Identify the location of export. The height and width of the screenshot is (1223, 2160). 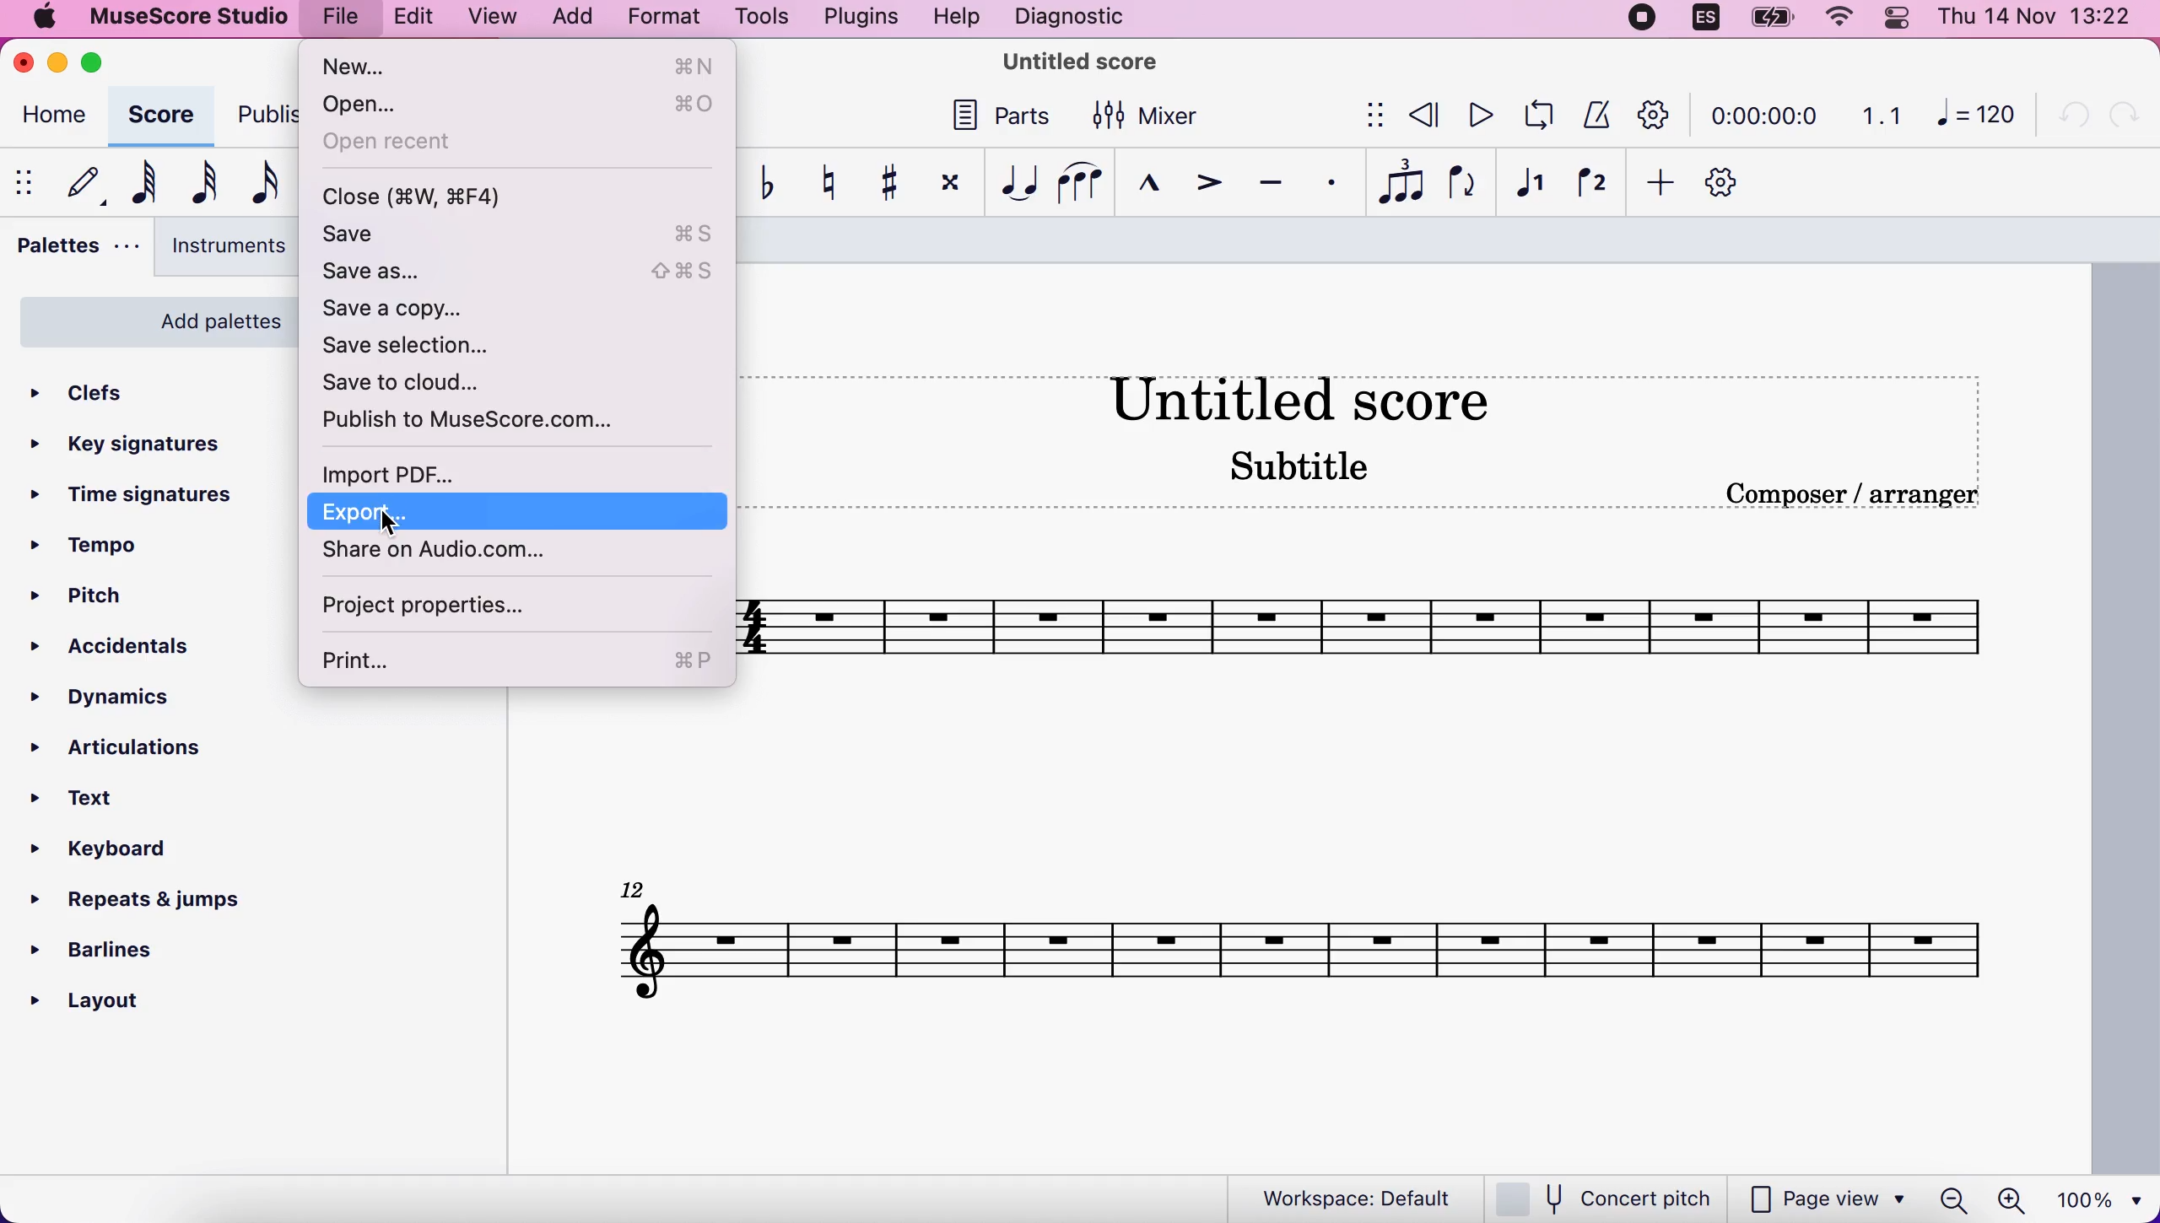
(520, 513).